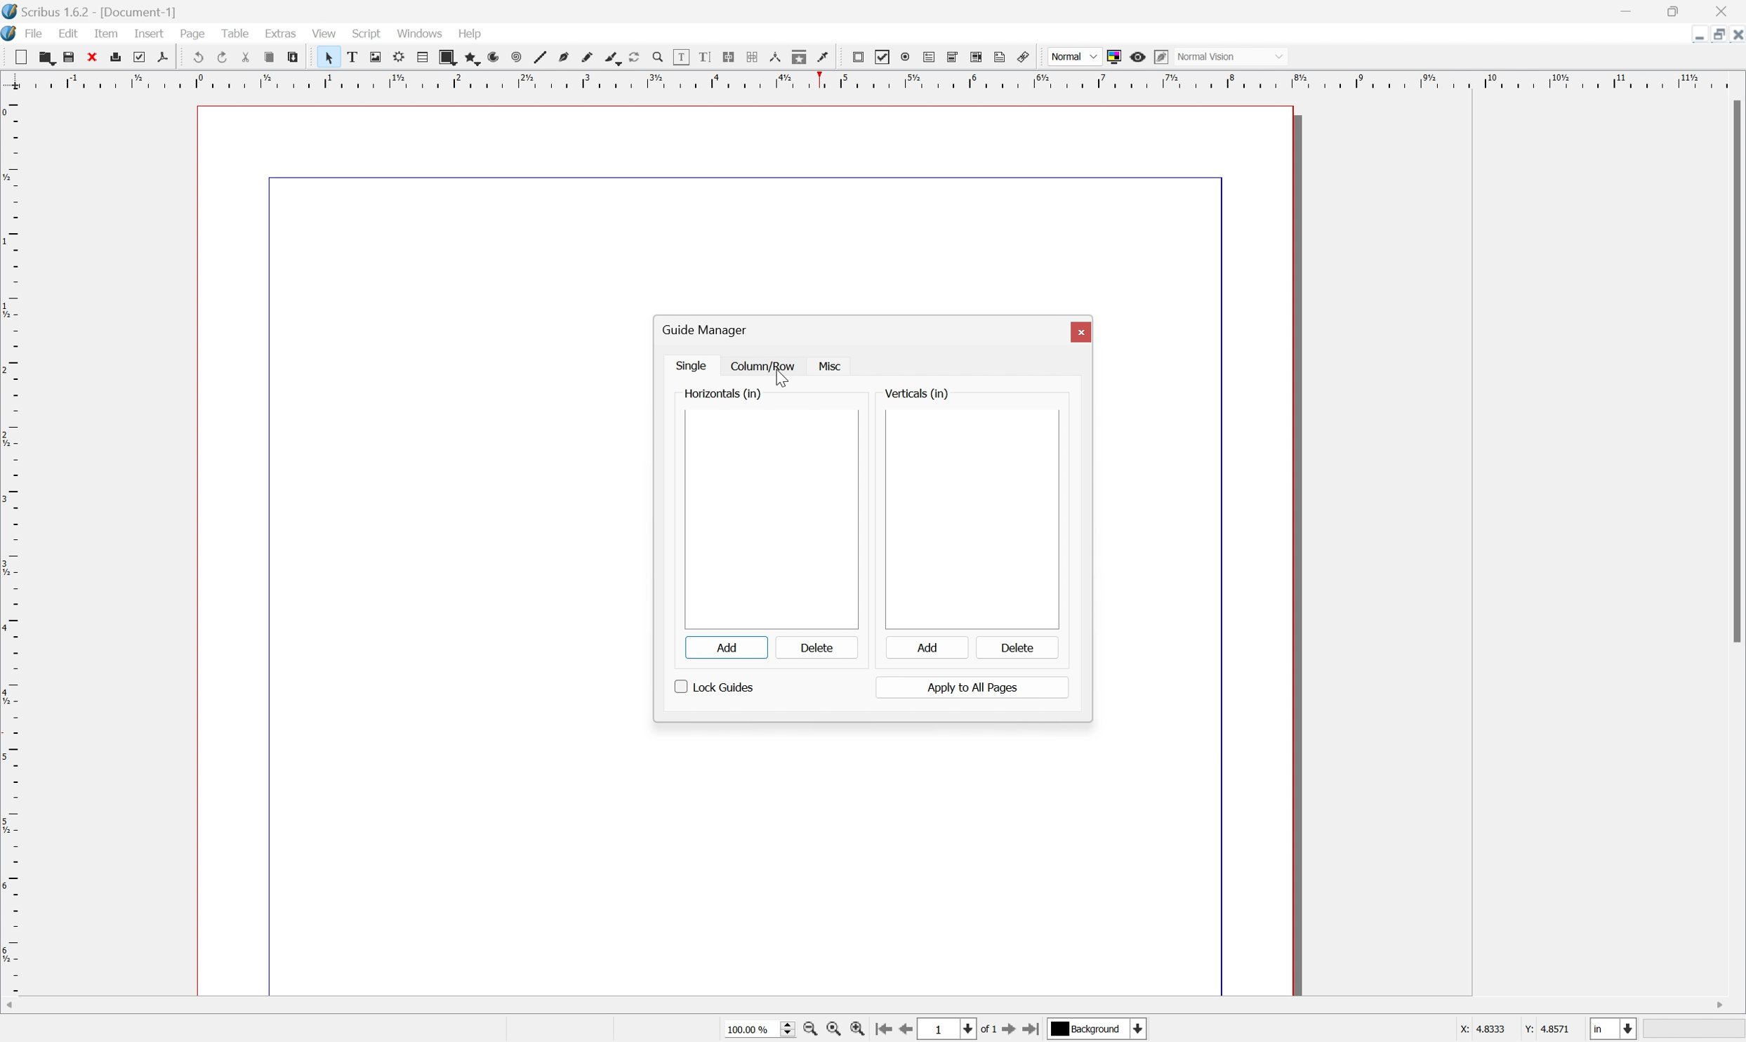 The width and height of the screenshot is (1746, 1042). Describe the element at coordinates (779, 378) in the screenshot. I see `cursor` at that location.